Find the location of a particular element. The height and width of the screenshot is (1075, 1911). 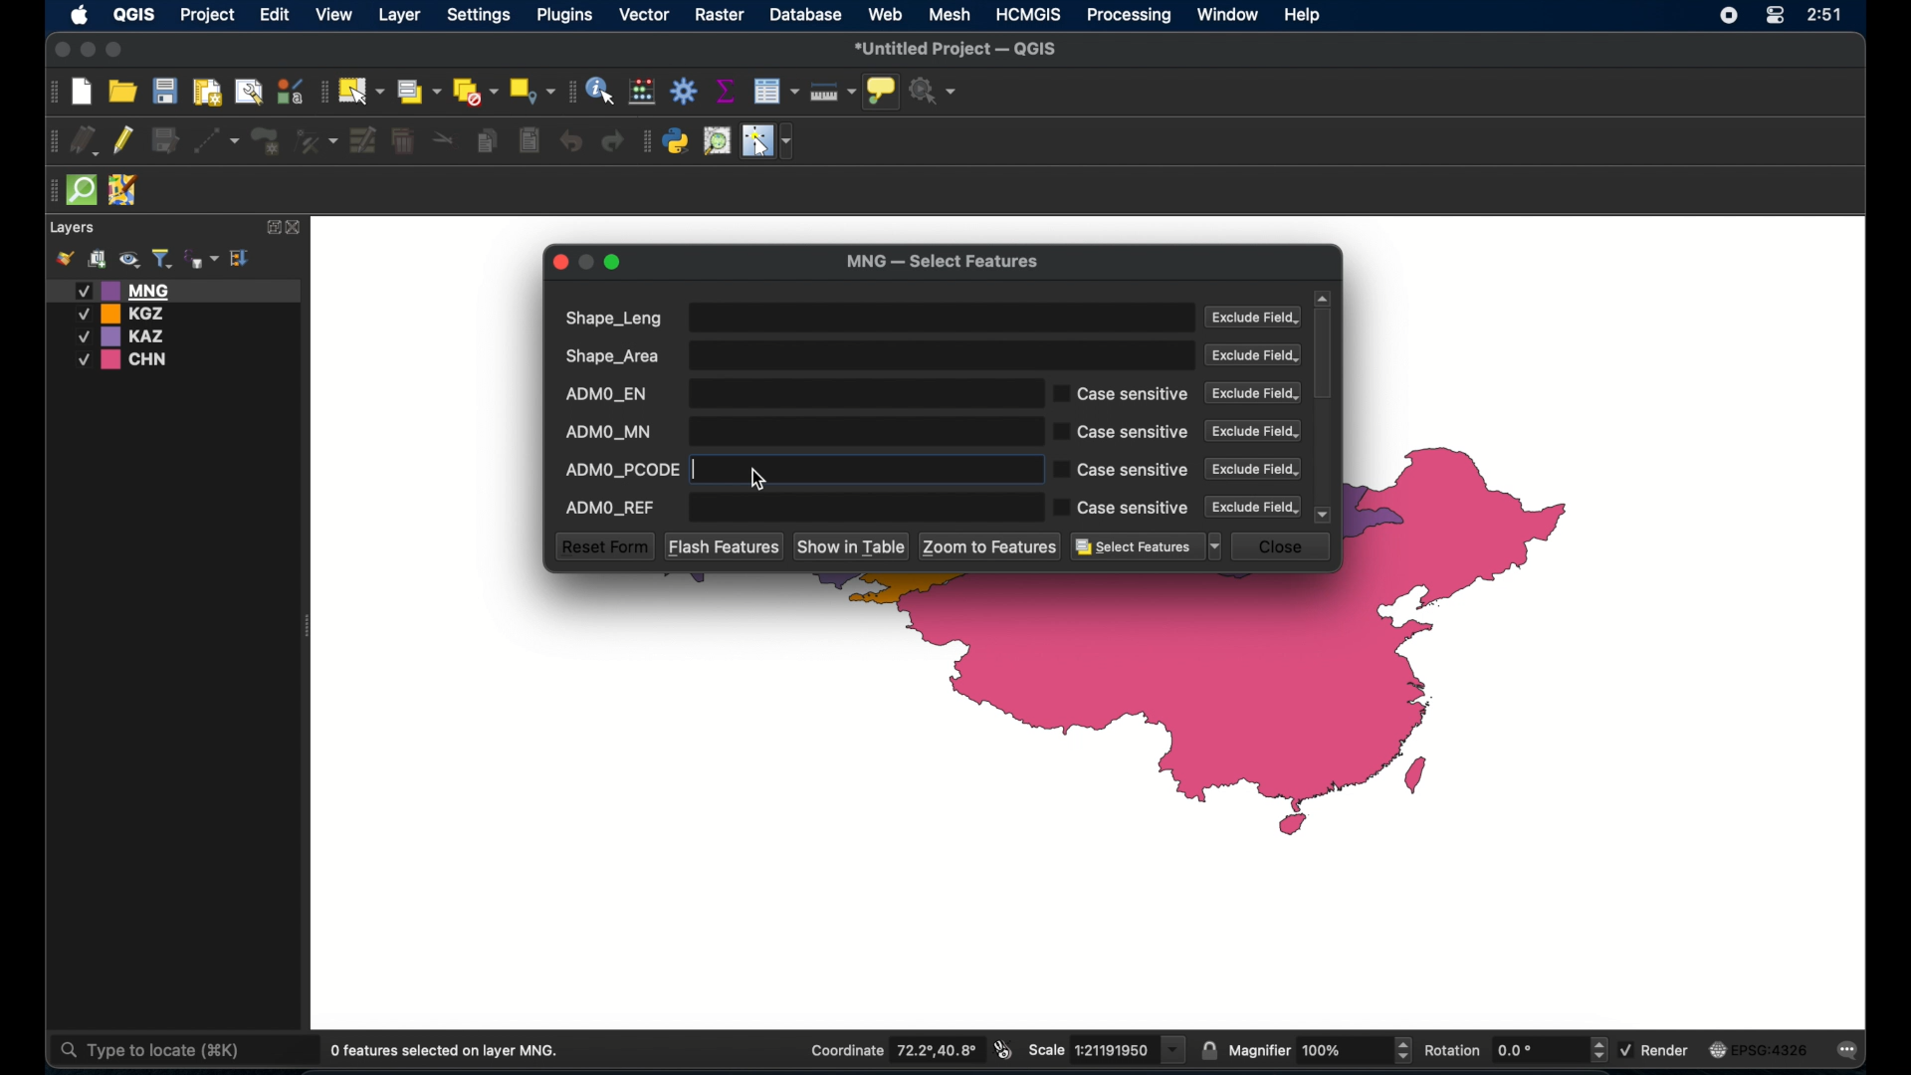

layers is located at coordinates (74, 228).